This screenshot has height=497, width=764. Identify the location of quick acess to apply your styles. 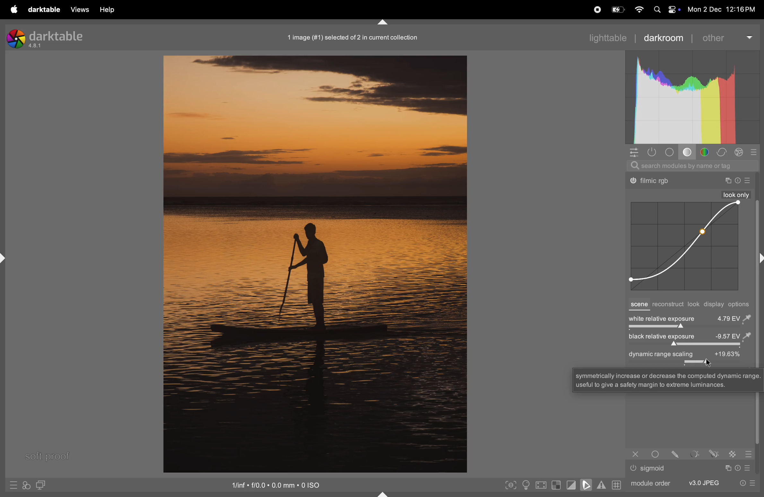
(25, 485).